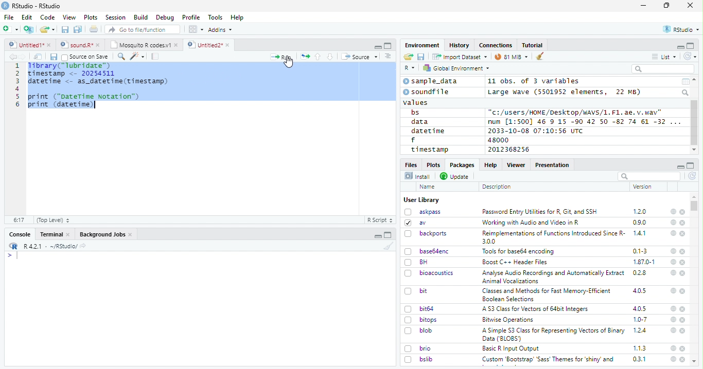 This screenshot has height=369, width=703. What do you see at coordinates (682, 359) in the screenshot?
I see `close` at bounding box center [682, 359].